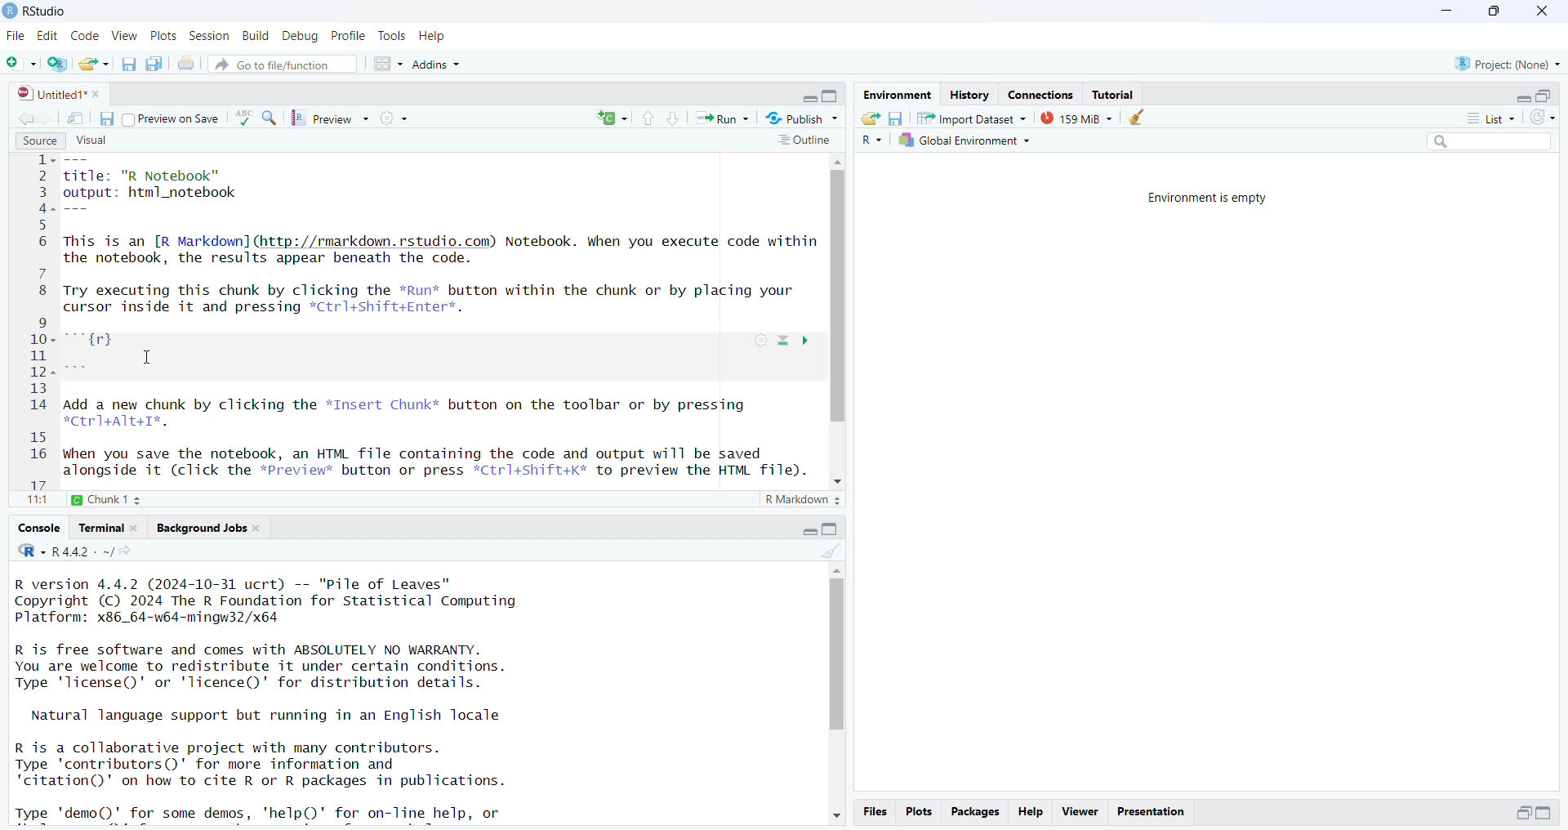  Describe the element at coordinates (165, 37) in the screenshot. I see `plots` at that location.